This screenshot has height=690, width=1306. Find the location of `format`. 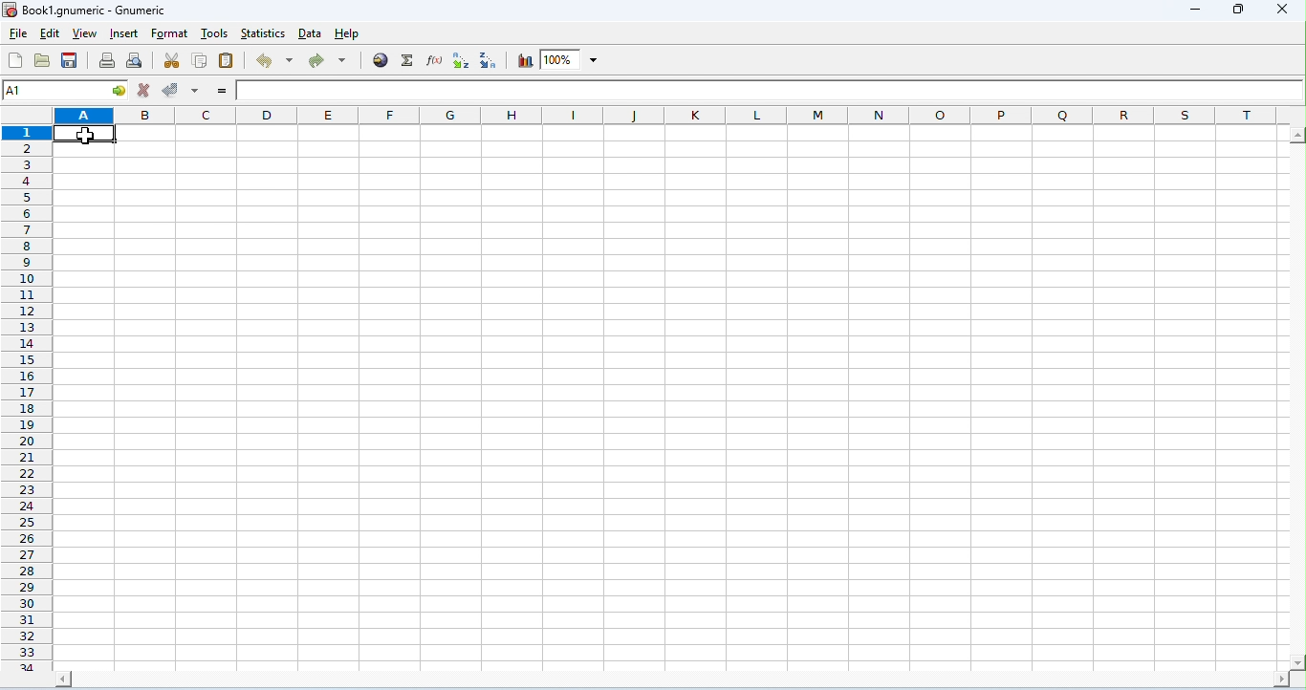

format is located at coordinates (170, 34).